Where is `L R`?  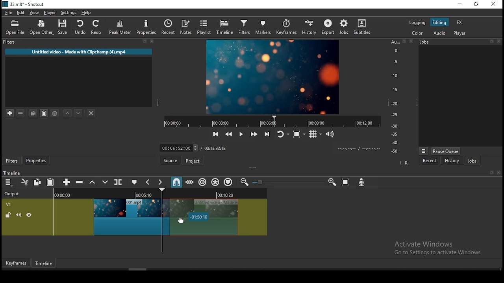
L R is located at coordinates (403, 162).